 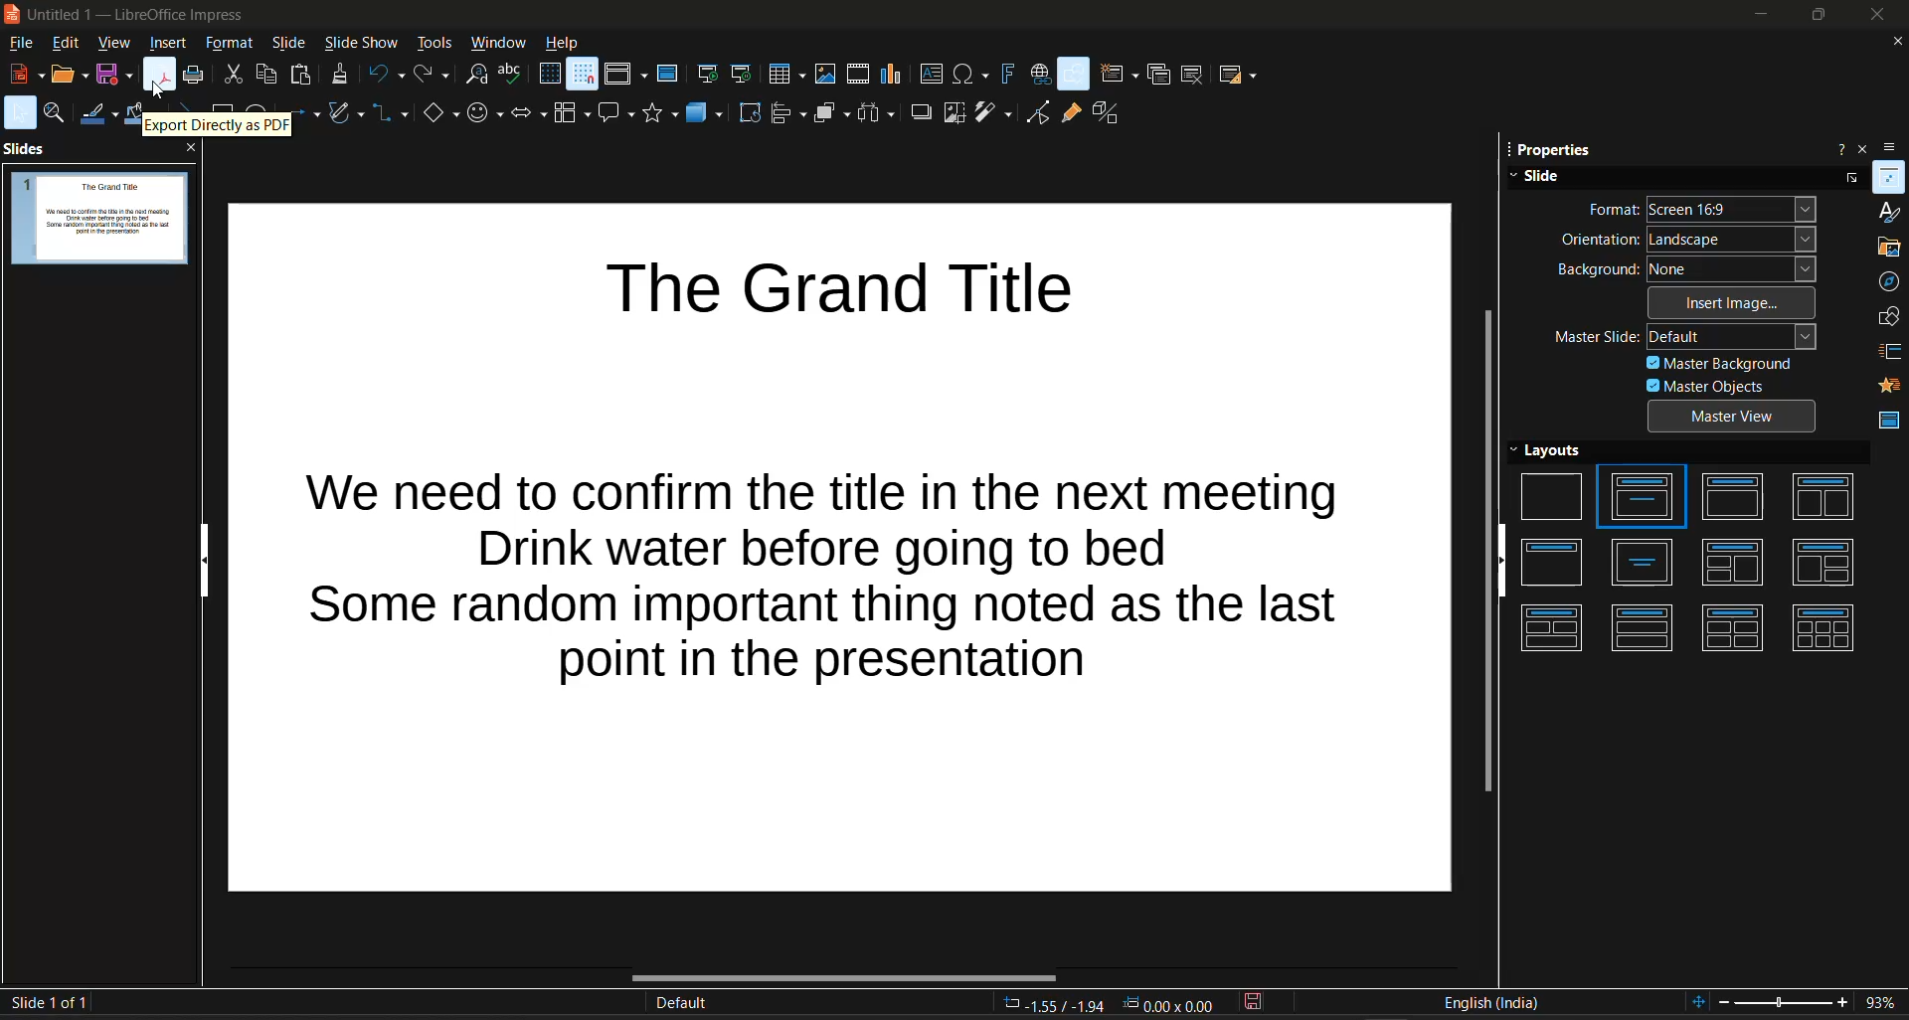 I want to click on duplicate slide, so click(x=1157, y=75).